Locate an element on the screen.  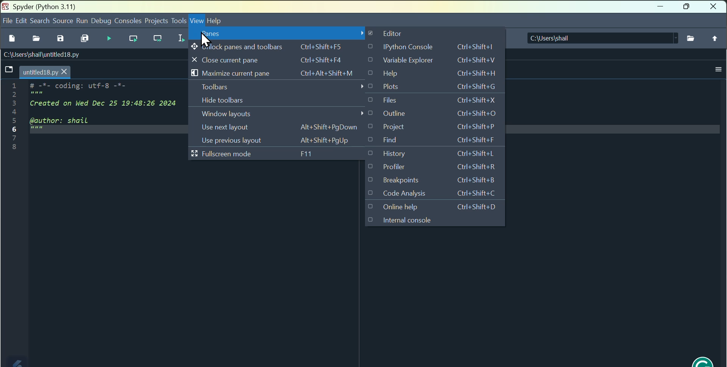
Full screen mode is located at coordinates (281, 155).